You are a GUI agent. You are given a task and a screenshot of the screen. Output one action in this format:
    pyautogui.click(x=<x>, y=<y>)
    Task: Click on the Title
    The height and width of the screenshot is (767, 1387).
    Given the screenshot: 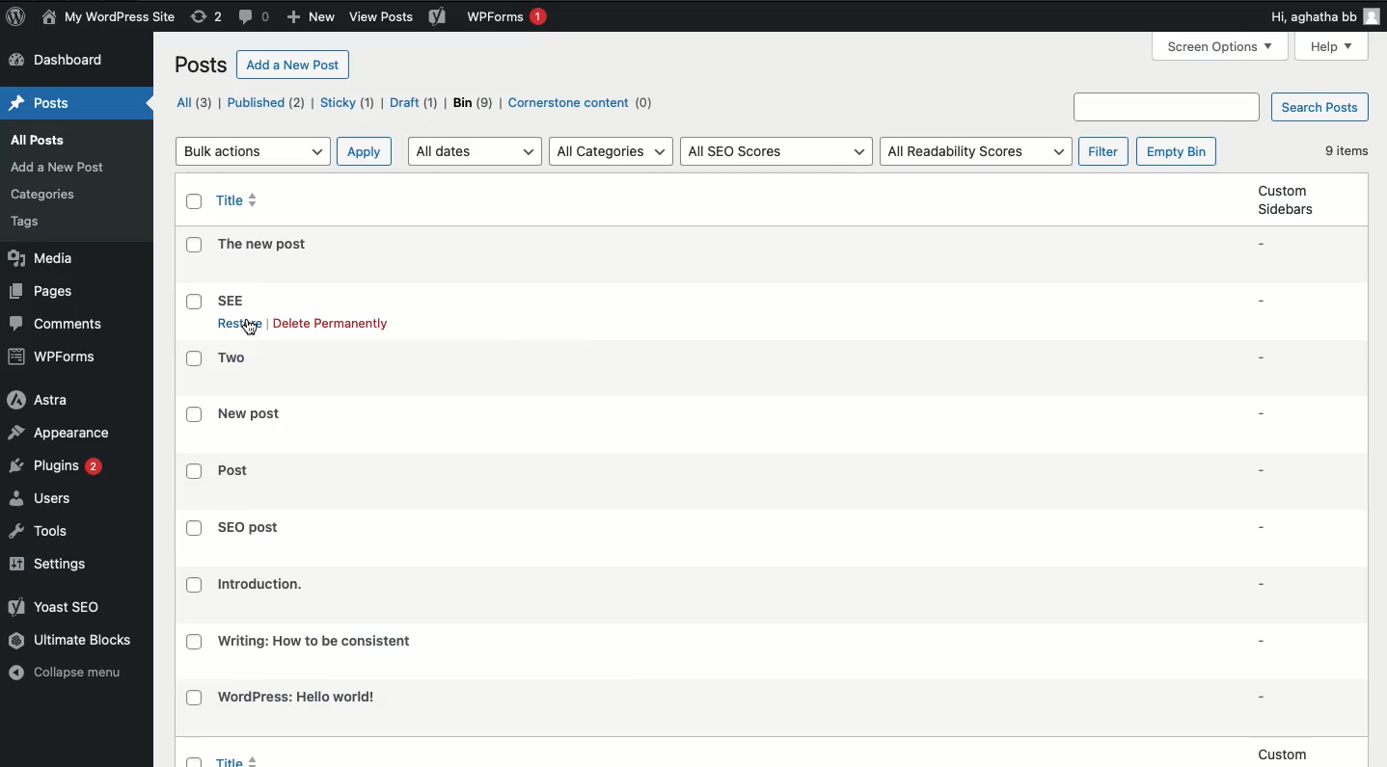 What is the action you would take?
    pyautogui.click(x=249, y=527)
    